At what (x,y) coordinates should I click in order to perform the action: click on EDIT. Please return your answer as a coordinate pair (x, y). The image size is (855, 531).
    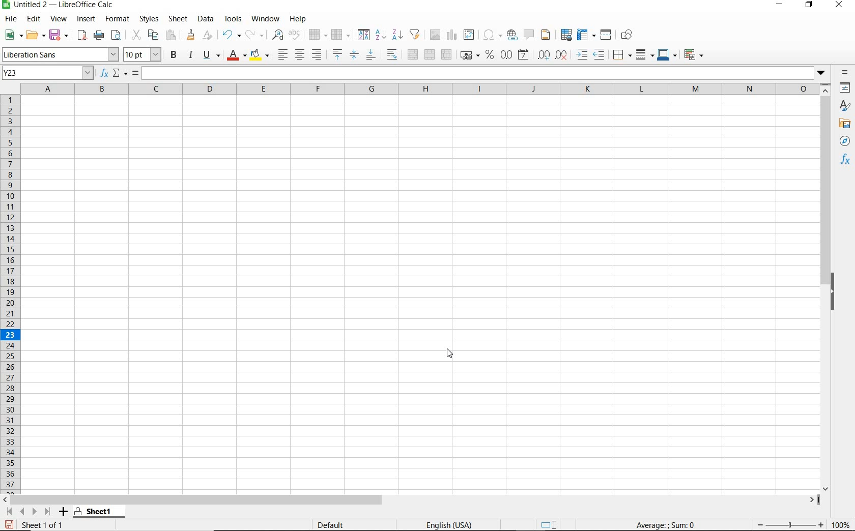
    Looking at the image, I should click on (34, 19).